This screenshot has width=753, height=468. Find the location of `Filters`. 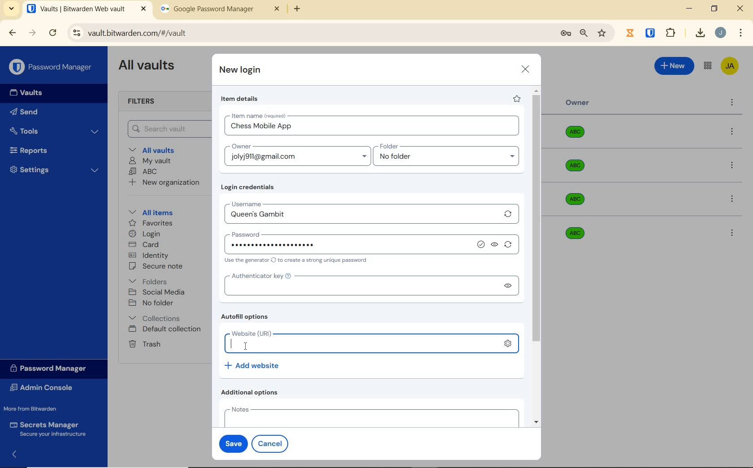

Filters is located at coordinates (144, 102).